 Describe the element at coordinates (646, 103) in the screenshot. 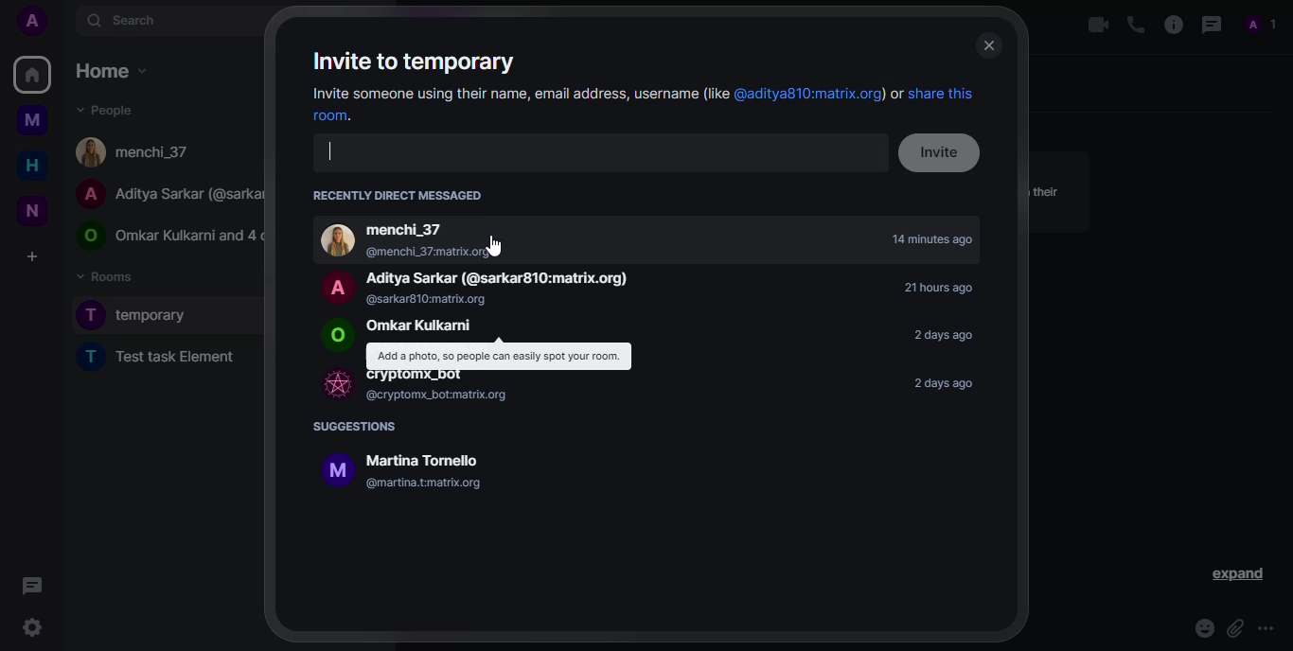

I see `Invite someone using their name, email address, username (like @aditya810:matrix.org) or share this room.` at that location.